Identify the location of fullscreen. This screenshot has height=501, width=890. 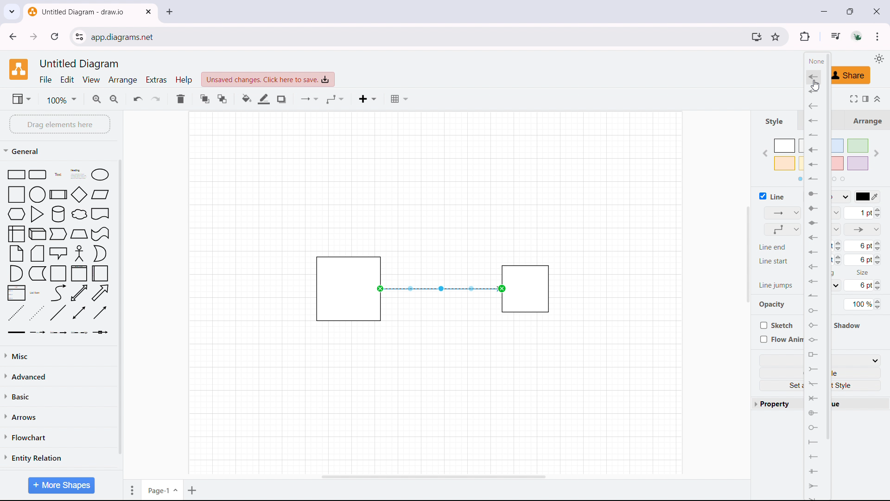
(852, 98).